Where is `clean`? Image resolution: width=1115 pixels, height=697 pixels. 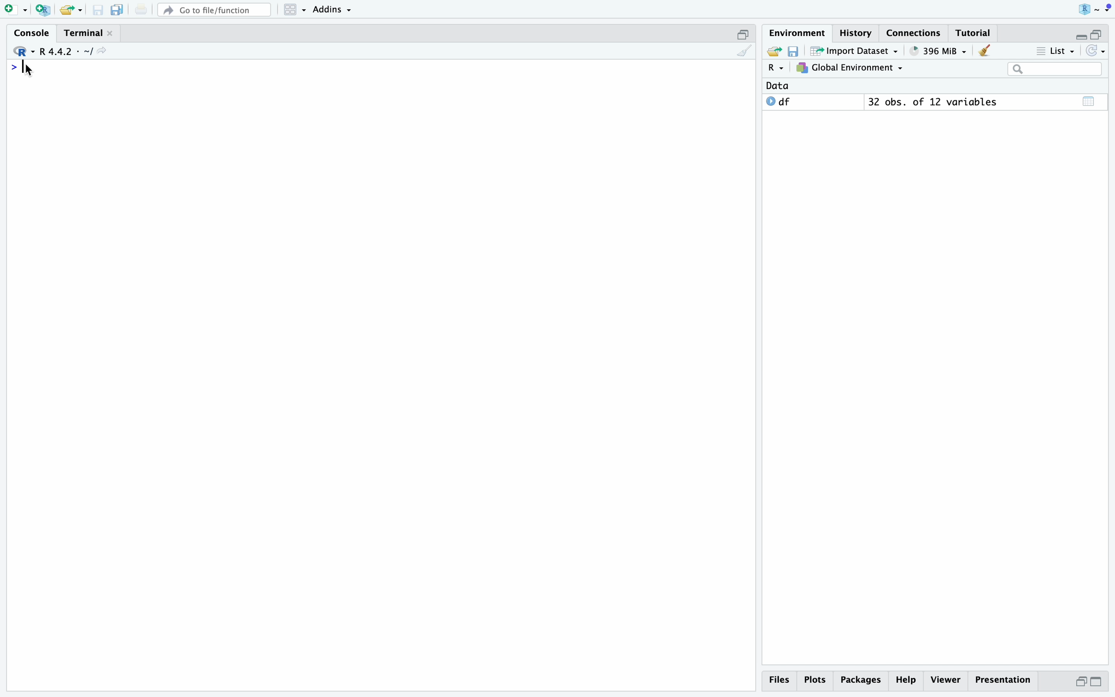
clean is located at coordinates (984, 51).